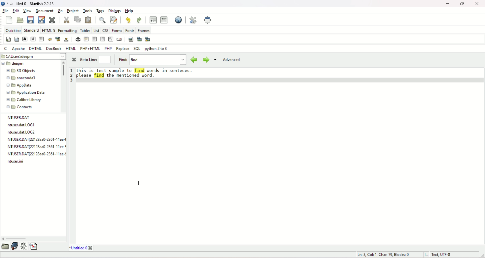 The image size is (485, 258). Describe the element at coordinates (6, 48) in the screenshot. I see `C` at that location.